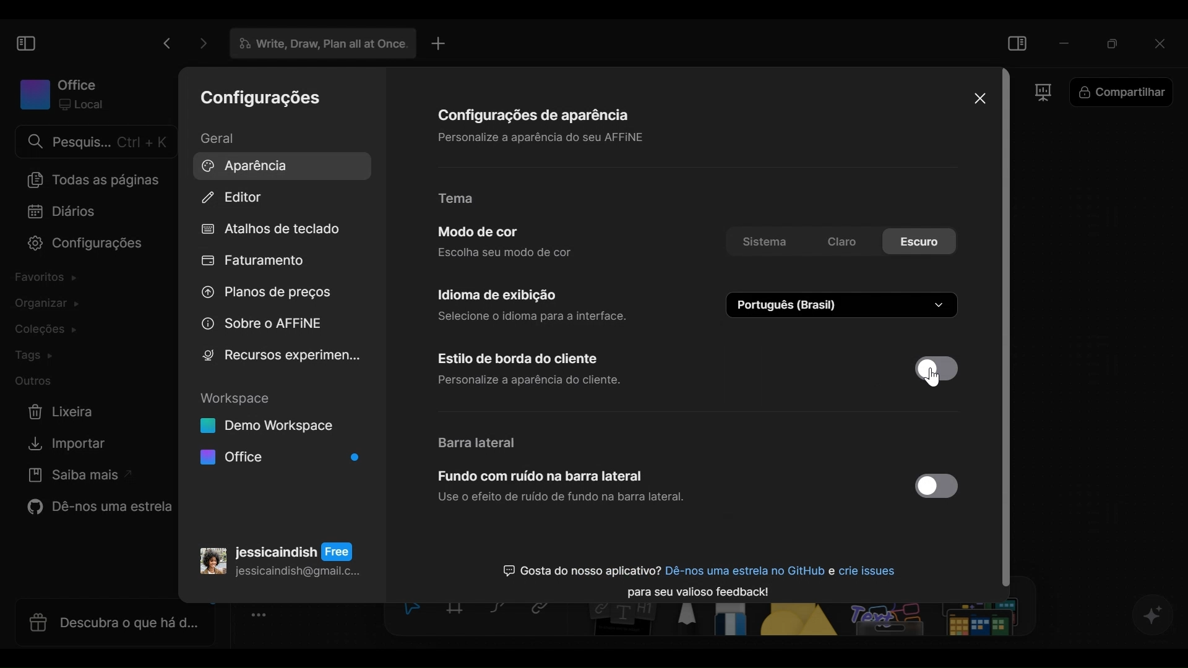 The width and height of the screenshot is (1188, 668). I want to click on Show/Hide Sidebar, so click(25, 43).